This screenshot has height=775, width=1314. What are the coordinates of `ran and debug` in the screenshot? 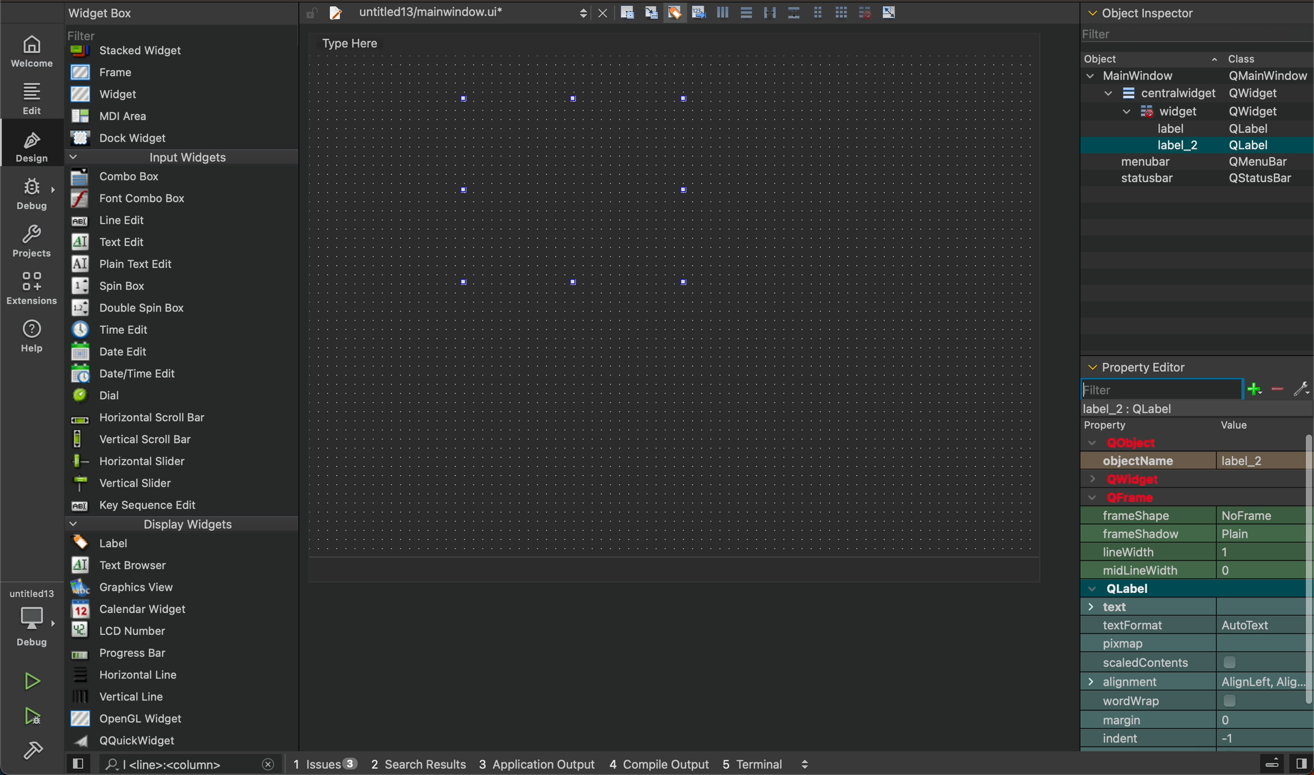 It's located at (40, 718).